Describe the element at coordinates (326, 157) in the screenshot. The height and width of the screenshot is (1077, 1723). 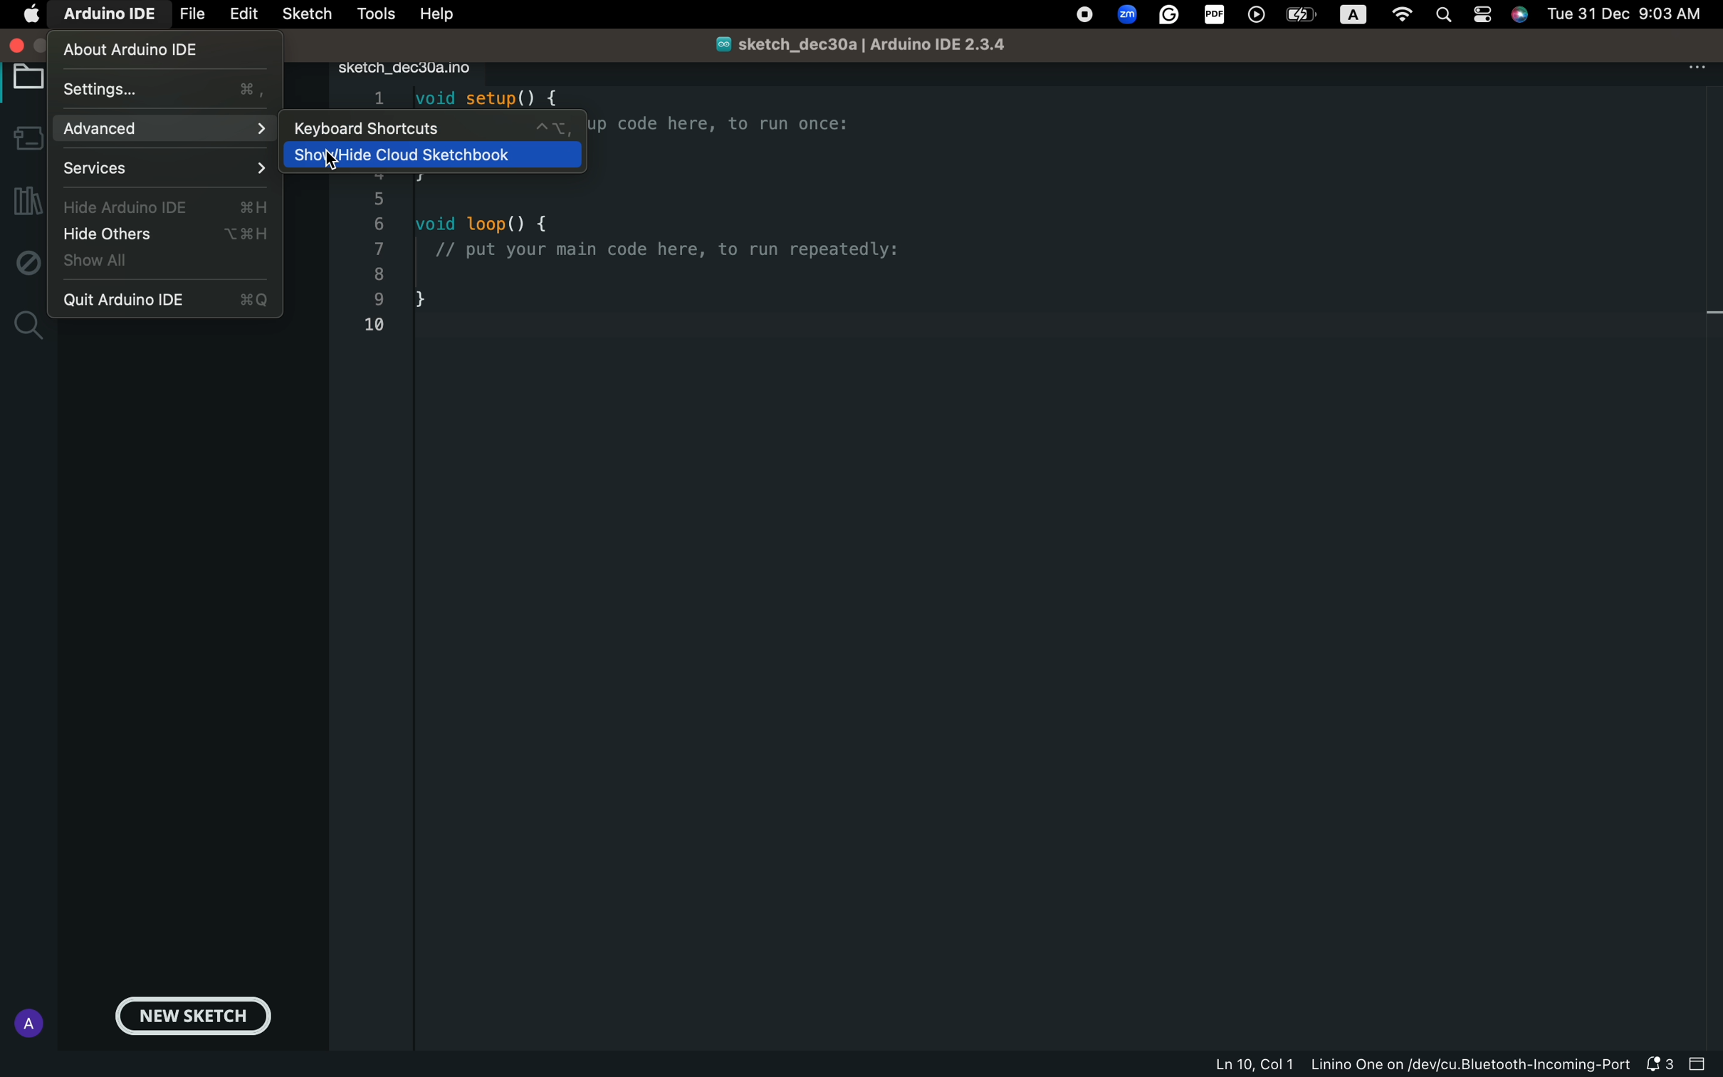
I see `show hide cloud` at that location.